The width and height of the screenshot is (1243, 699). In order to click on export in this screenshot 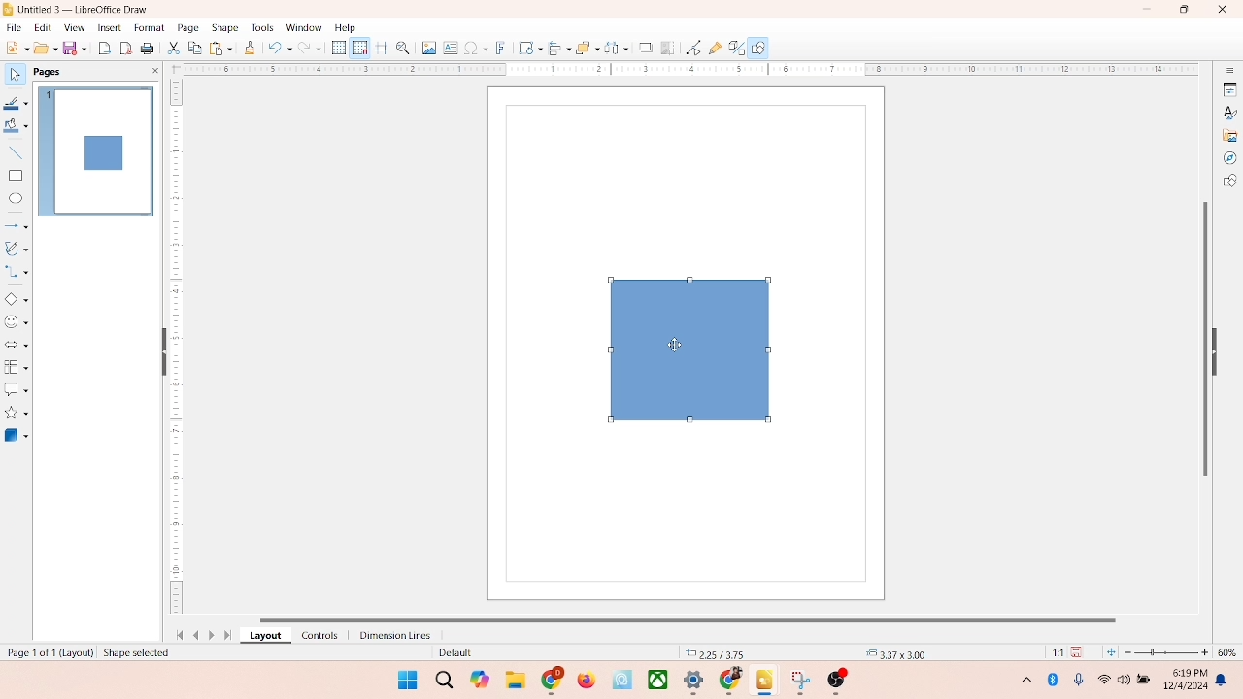, I will do `click(107, 47)`.